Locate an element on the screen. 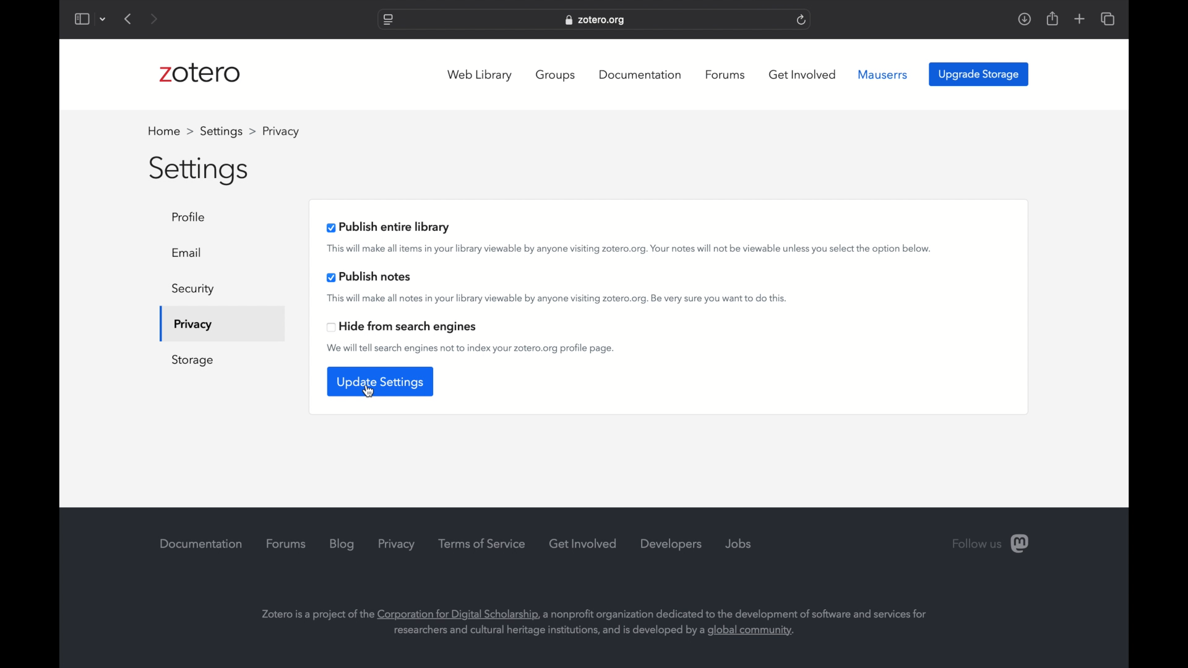 The image size is (1188, 668). security is located at coordinates (193, 289).